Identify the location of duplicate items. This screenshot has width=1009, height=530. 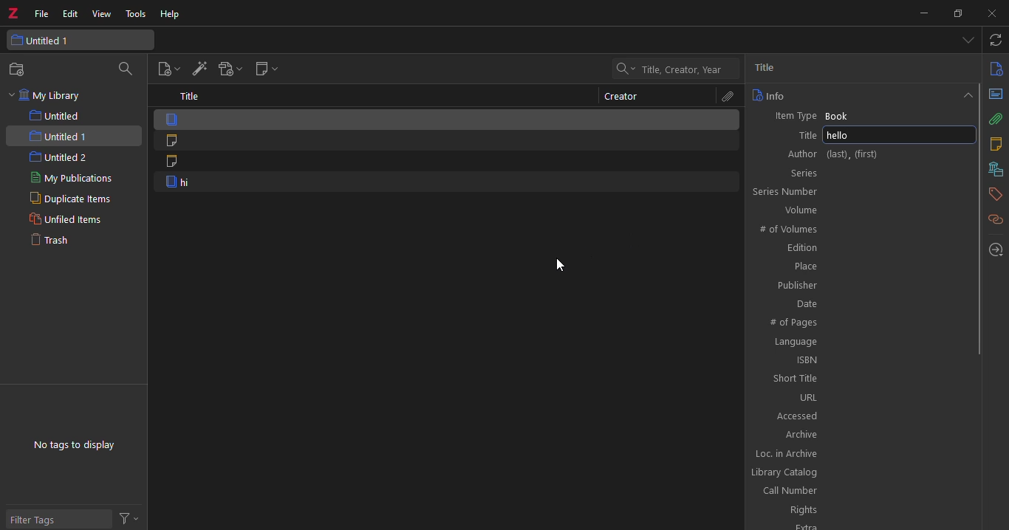
(75, 200).